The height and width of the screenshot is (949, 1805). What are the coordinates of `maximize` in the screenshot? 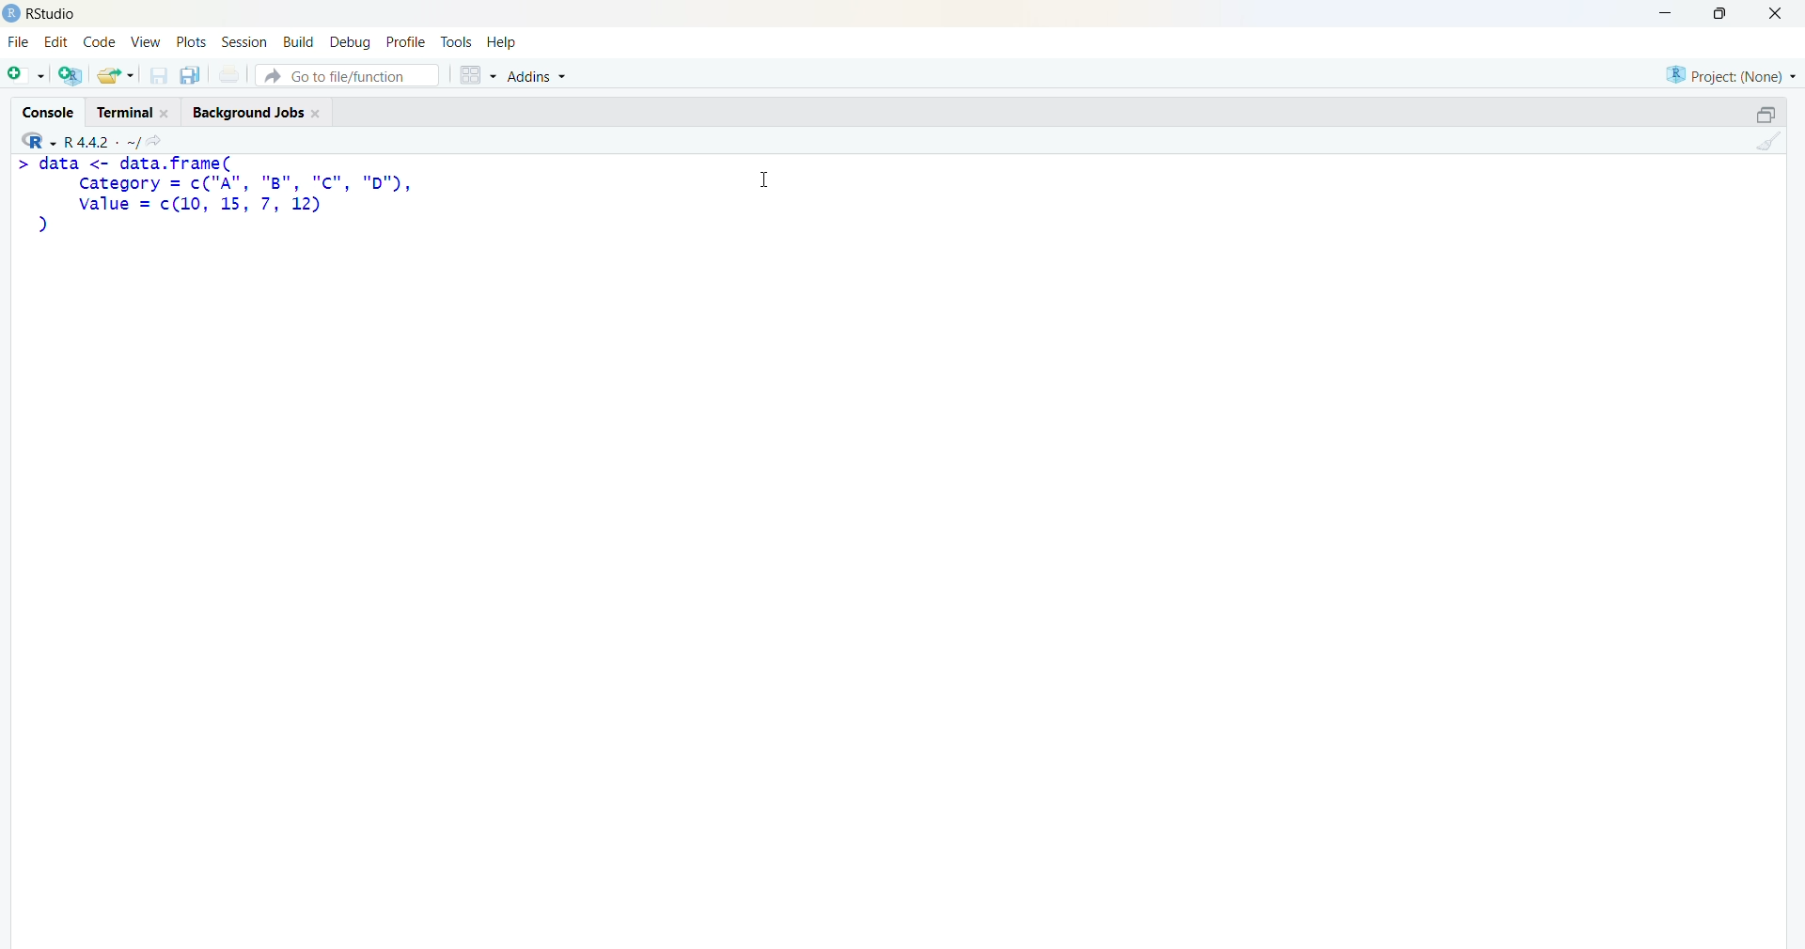 It's located at (1726, 13).